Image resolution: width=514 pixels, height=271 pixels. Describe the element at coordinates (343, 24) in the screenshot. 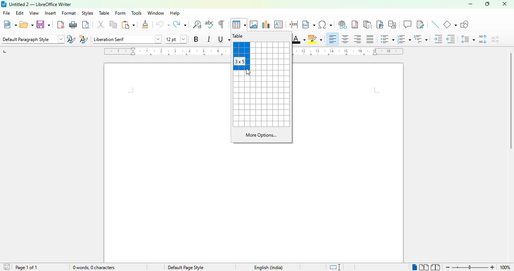

I see `insert hyperlink` at that location.